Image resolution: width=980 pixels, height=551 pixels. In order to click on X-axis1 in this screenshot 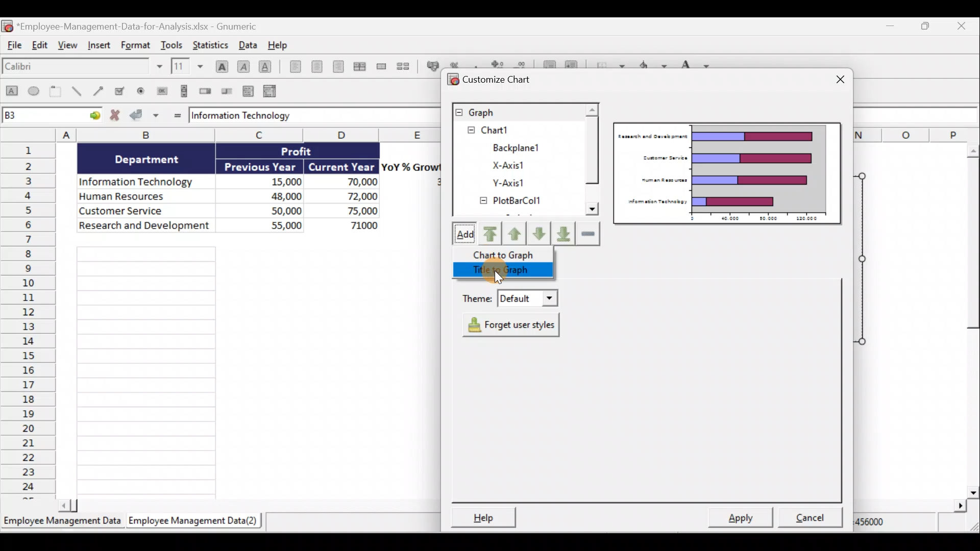, I will do `click(511, 165)`.